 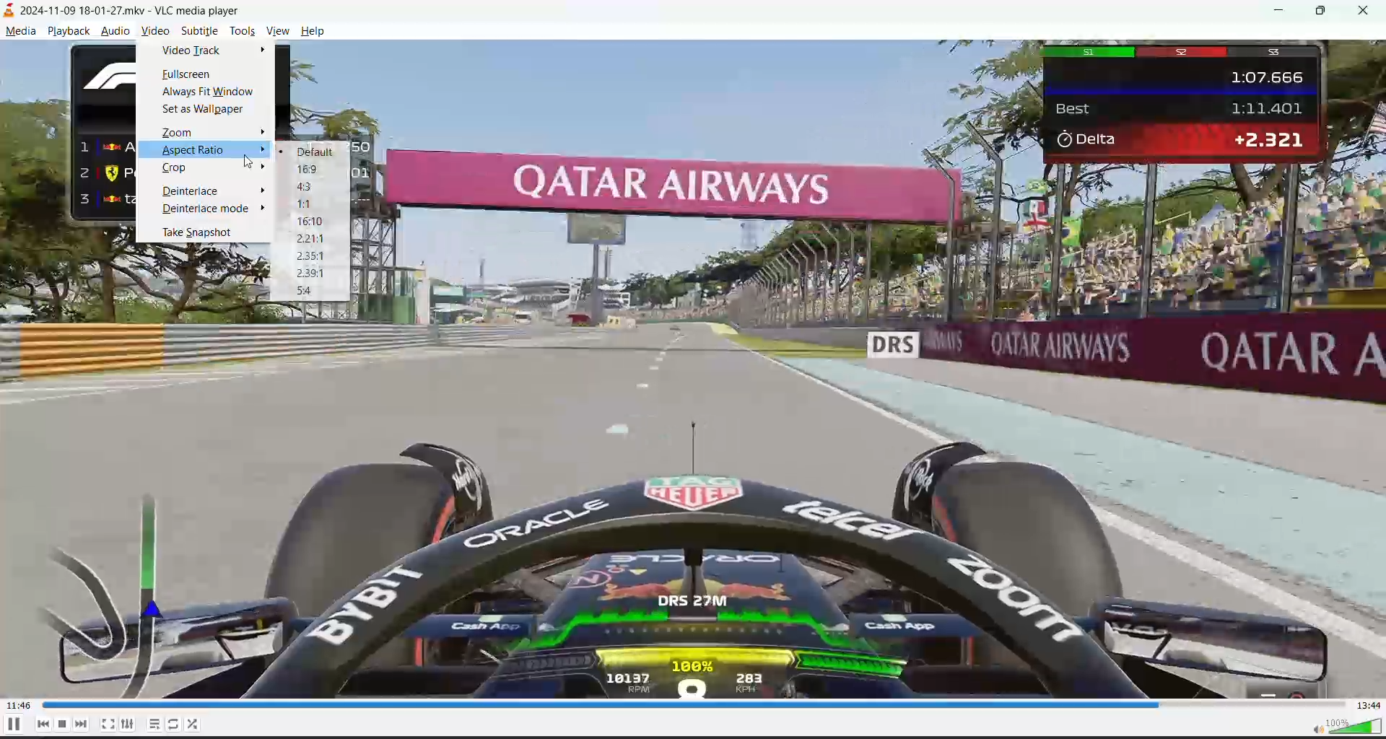 I want to click on zoom, so click(x=183, y=132).